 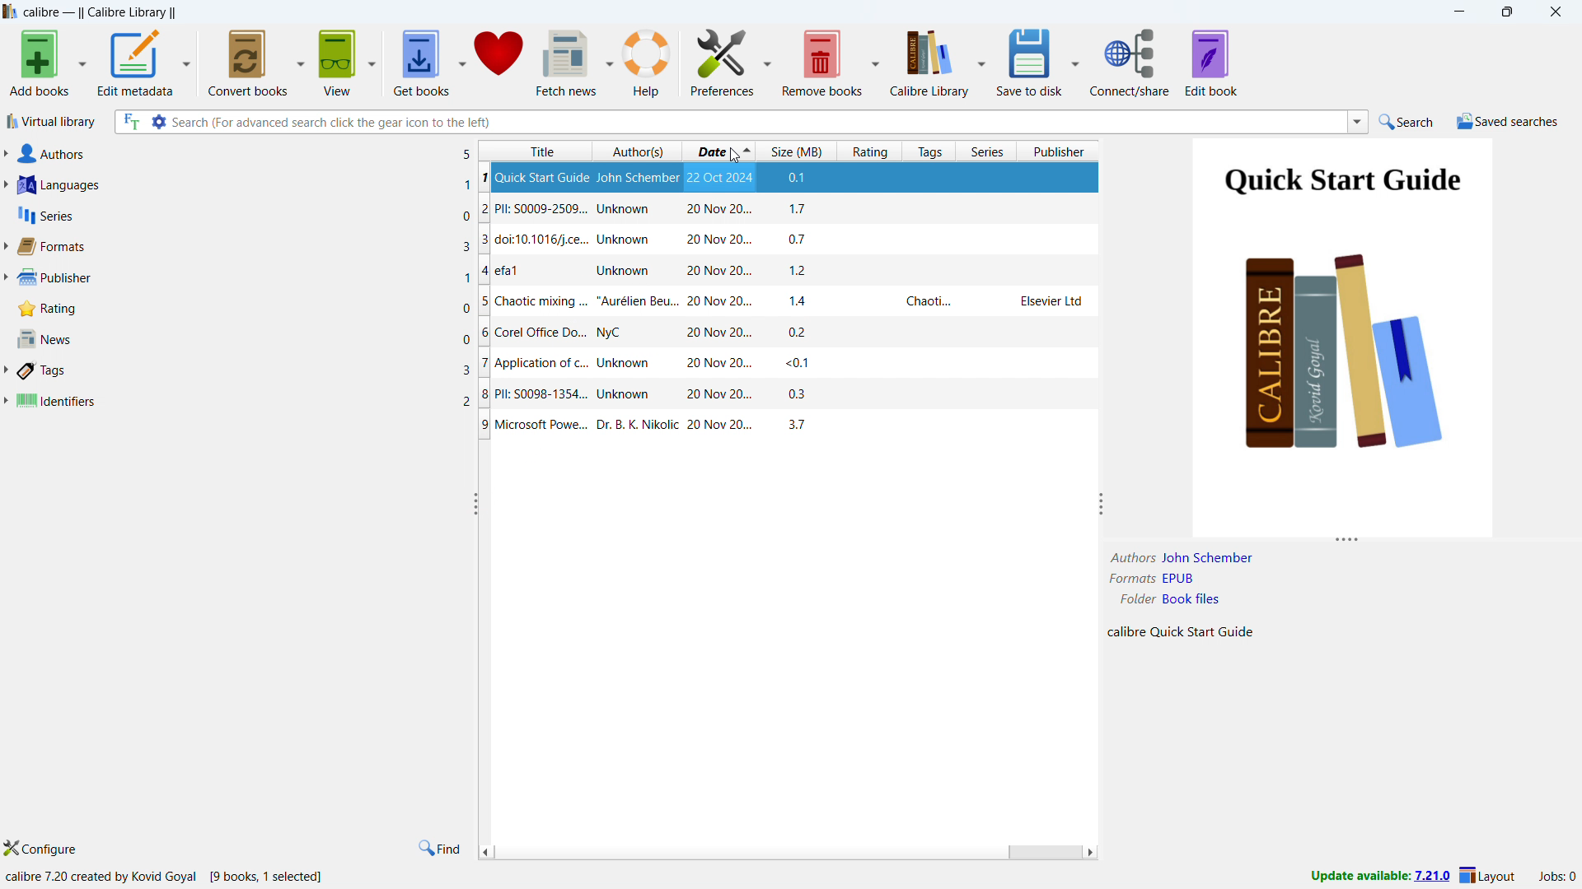 What do you see at coordinates (1404, 122) in the screenshot?
I see ` search` at bounding box center [1404, 122].